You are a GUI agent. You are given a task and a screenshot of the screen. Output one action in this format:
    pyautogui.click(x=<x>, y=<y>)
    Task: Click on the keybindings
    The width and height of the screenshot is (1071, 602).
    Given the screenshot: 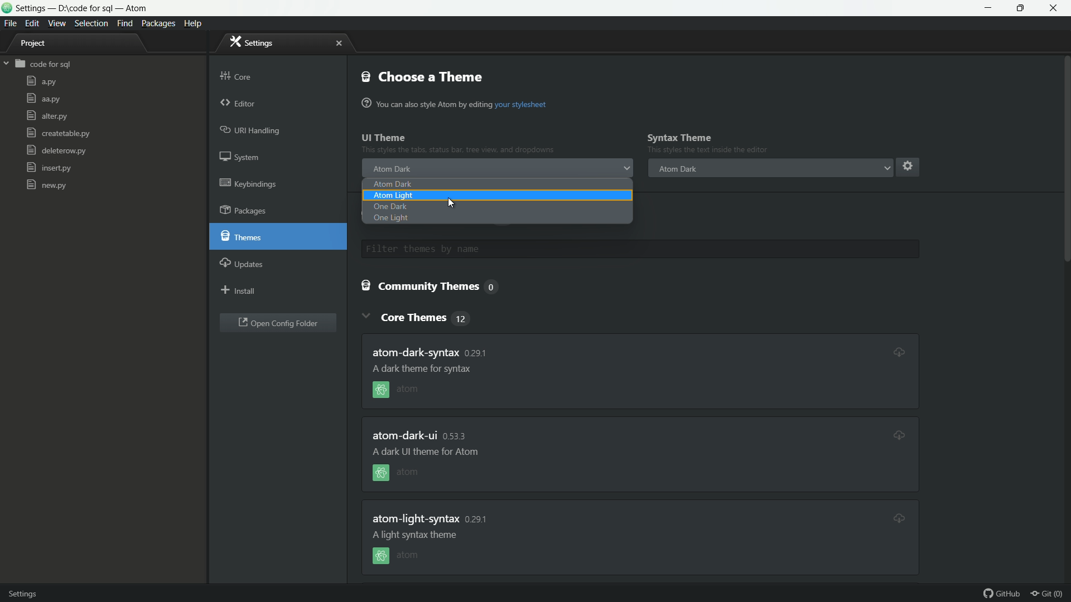 What is the action you would take?
    pyautogui.click(x=249, y=183)
    